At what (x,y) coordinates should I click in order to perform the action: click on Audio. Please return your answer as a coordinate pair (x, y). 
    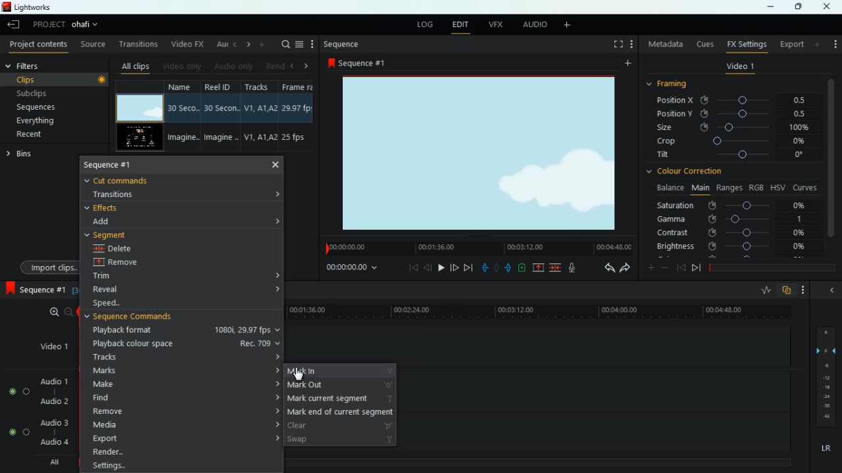
    Looking at the image, I should click on (16, 432).